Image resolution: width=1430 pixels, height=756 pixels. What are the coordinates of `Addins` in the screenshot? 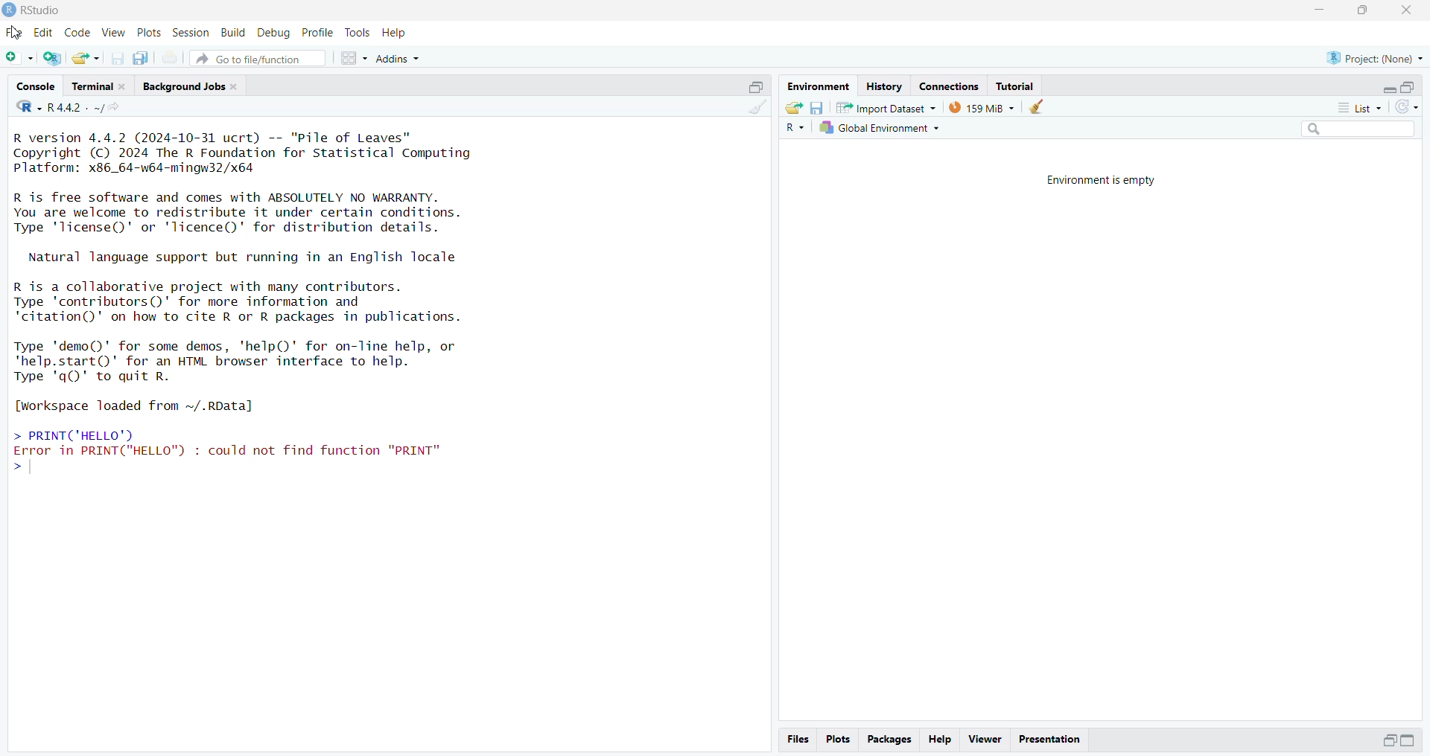 It's located at (398, 60).